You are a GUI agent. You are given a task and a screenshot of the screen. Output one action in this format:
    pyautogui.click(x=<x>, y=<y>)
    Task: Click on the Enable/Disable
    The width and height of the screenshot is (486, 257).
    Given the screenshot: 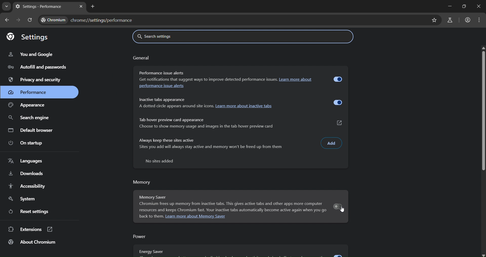 What is the action you would take?
    pyautogui.click(x=337, y=103)
    